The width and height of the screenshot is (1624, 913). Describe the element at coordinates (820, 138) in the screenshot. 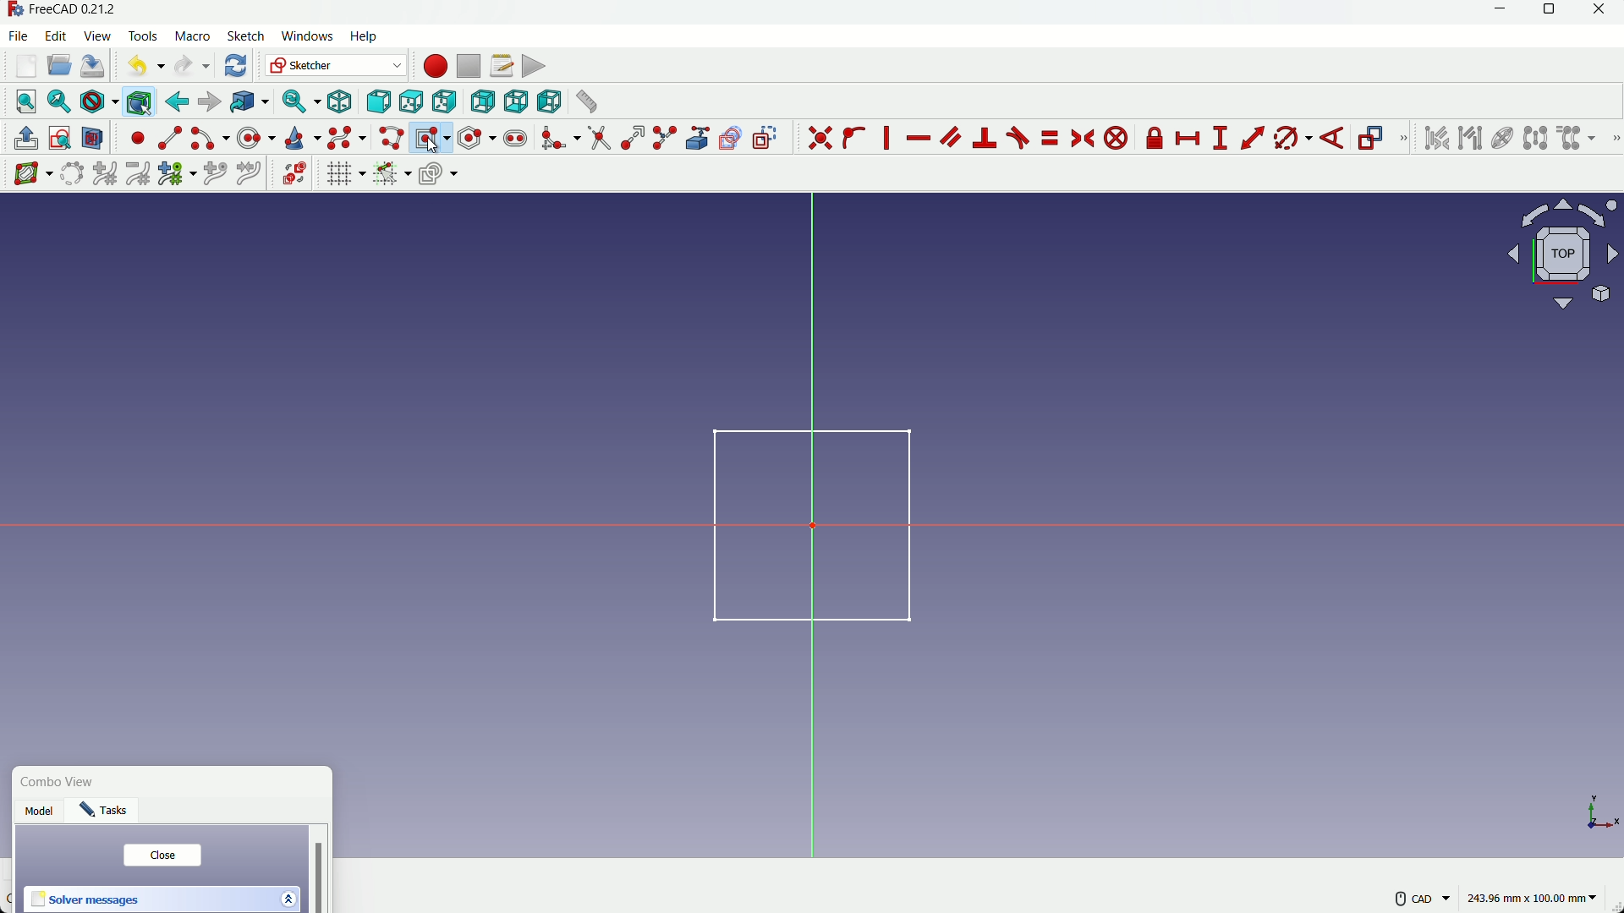

I see `constraint coincident` at that location.